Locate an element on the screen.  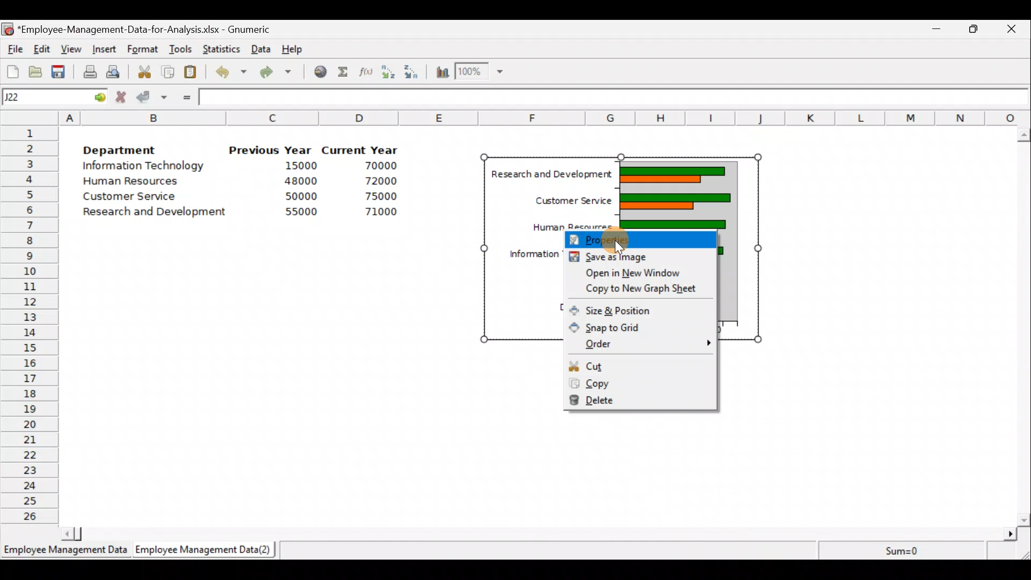
| Research and Development is located at coordinates (550, 175).